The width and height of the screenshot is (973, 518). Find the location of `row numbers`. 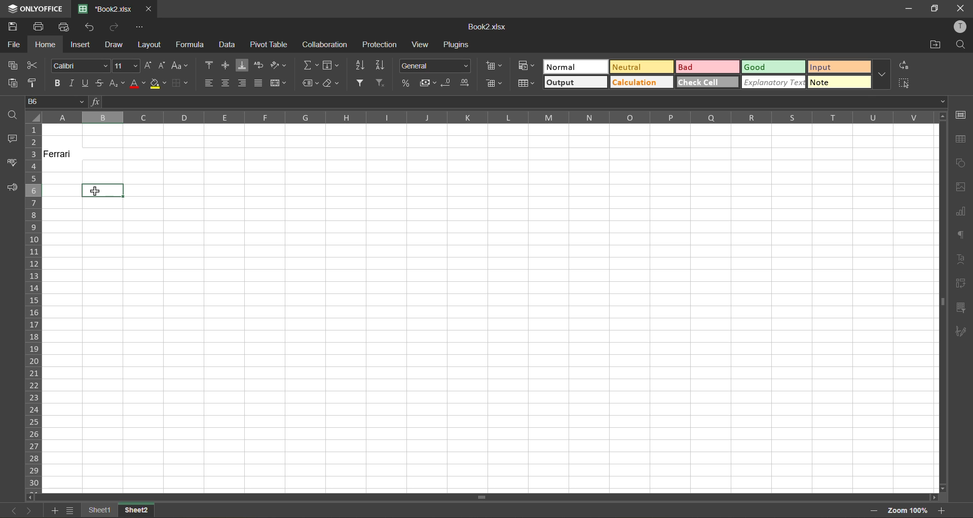

row numbers is located at coordinates (33, 309).